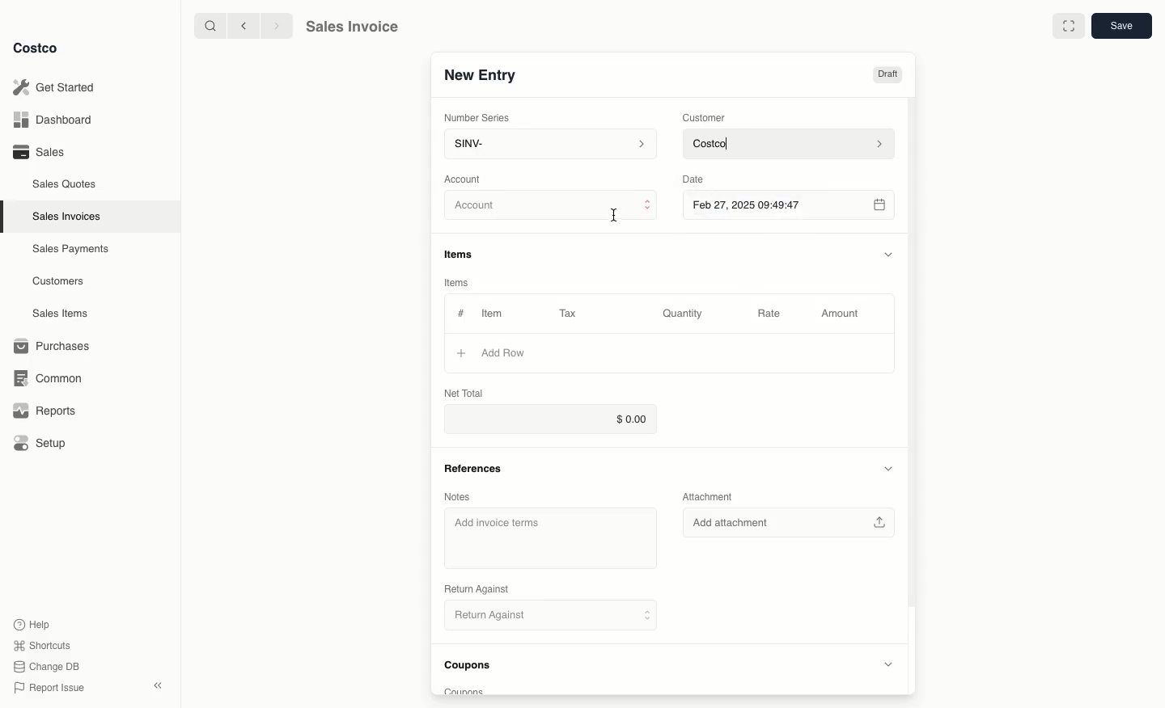 The height and width of the screenshot is (708, 1165). Describe the element at coordinates (36, 48) in the screenshot. I see `Costco` at that location.